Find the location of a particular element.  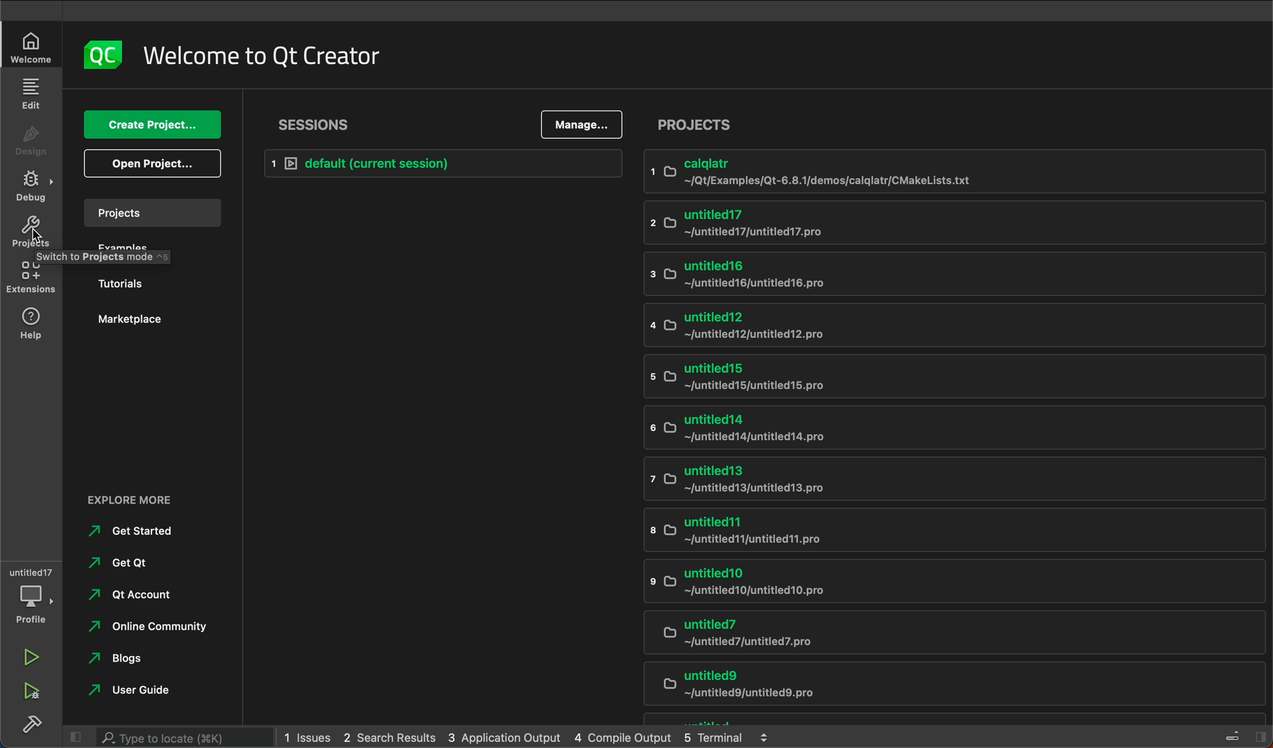

untitled11 is located at coordinates (944, 531).